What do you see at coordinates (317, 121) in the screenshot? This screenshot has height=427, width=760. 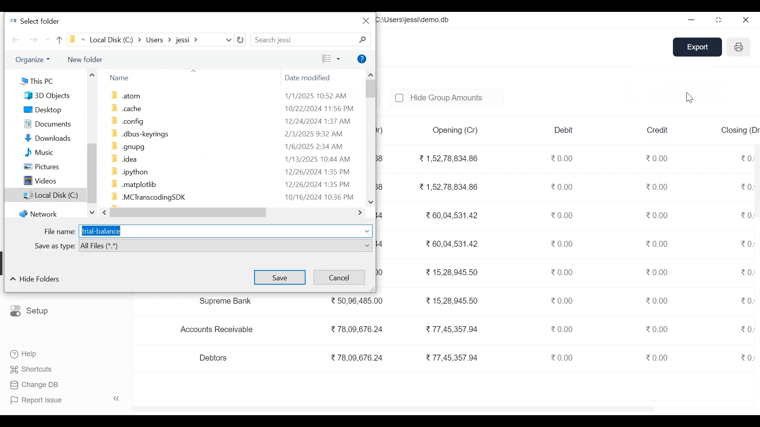 I see `12/24/2024 1:37 AM` at bounding box center [317, 121].